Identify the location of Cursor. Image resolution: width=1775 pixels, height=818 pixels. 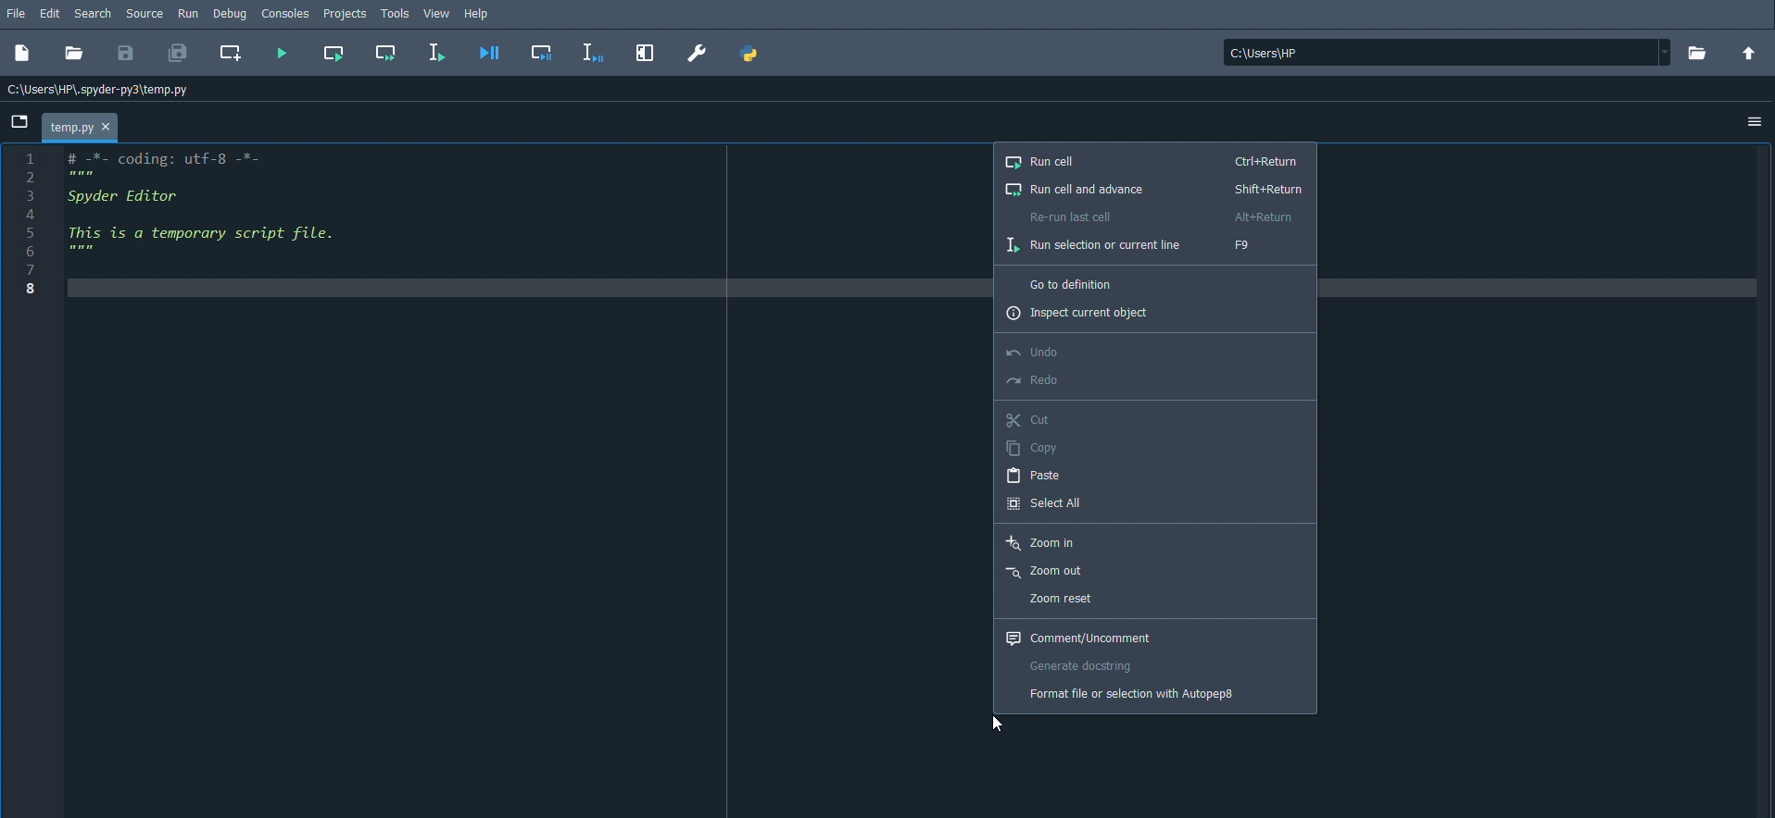
(998, 724).